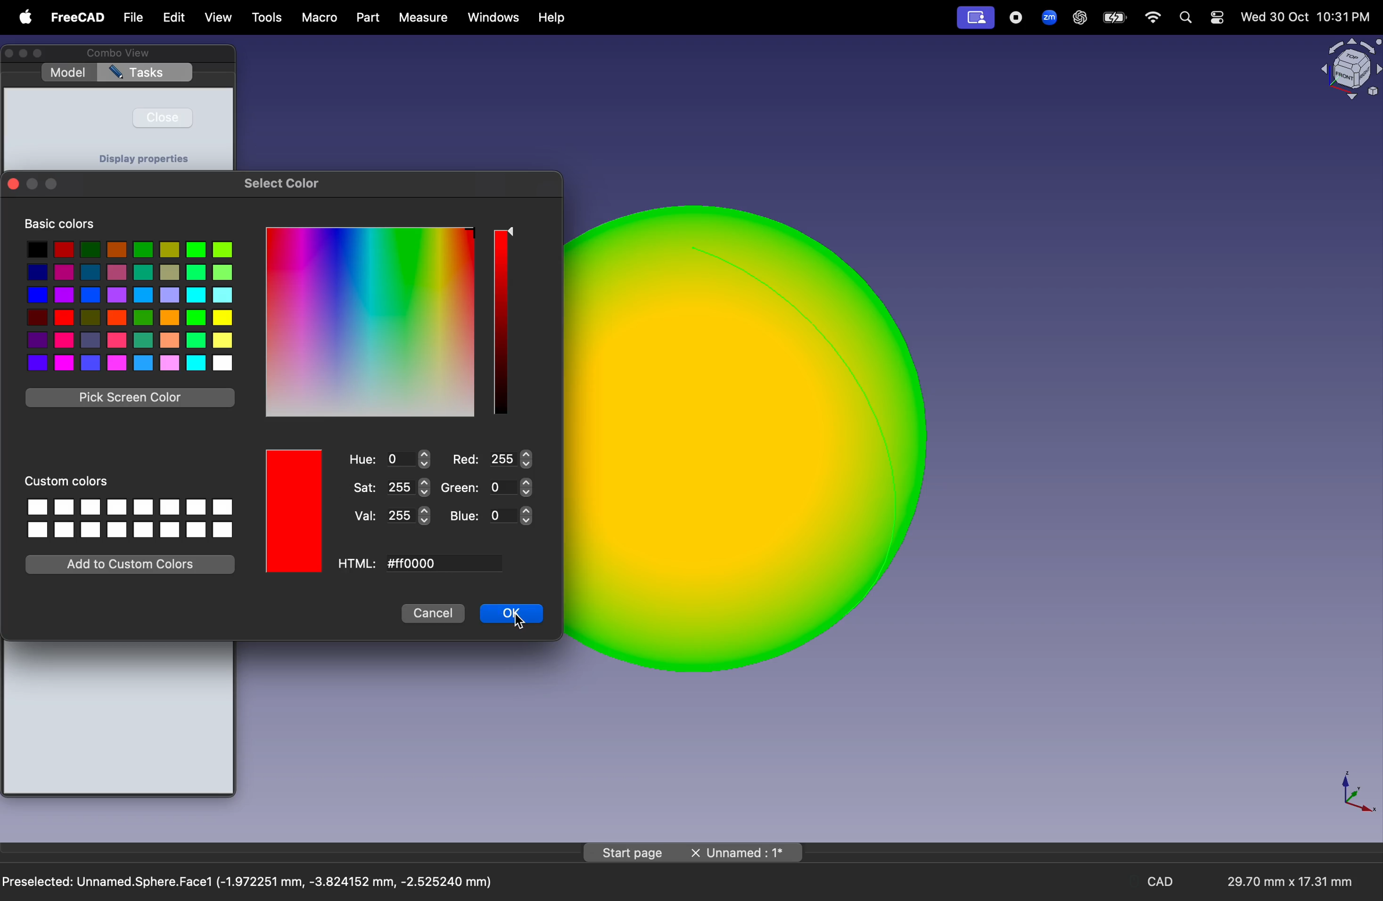  Describe the element at coordinates (283, 182) in the screenshot. I see `select color` at that location.